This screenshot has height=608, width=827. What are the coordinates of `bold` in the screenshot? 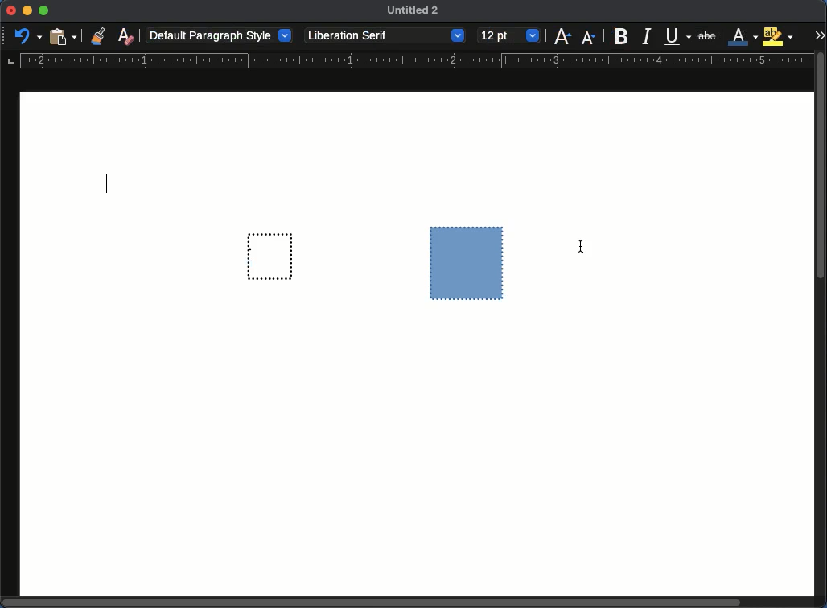 It's located at (621, 36).